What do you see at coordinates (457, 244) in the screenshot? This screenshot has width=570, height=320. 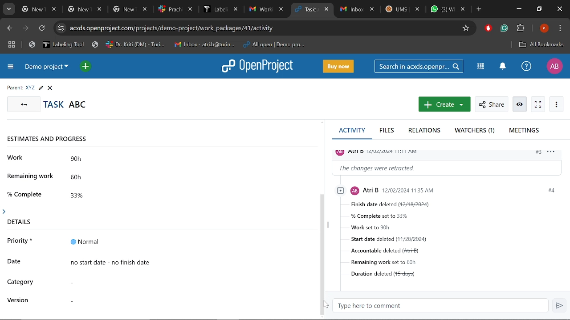 I see `Task details` at bounding box center [457, 244].